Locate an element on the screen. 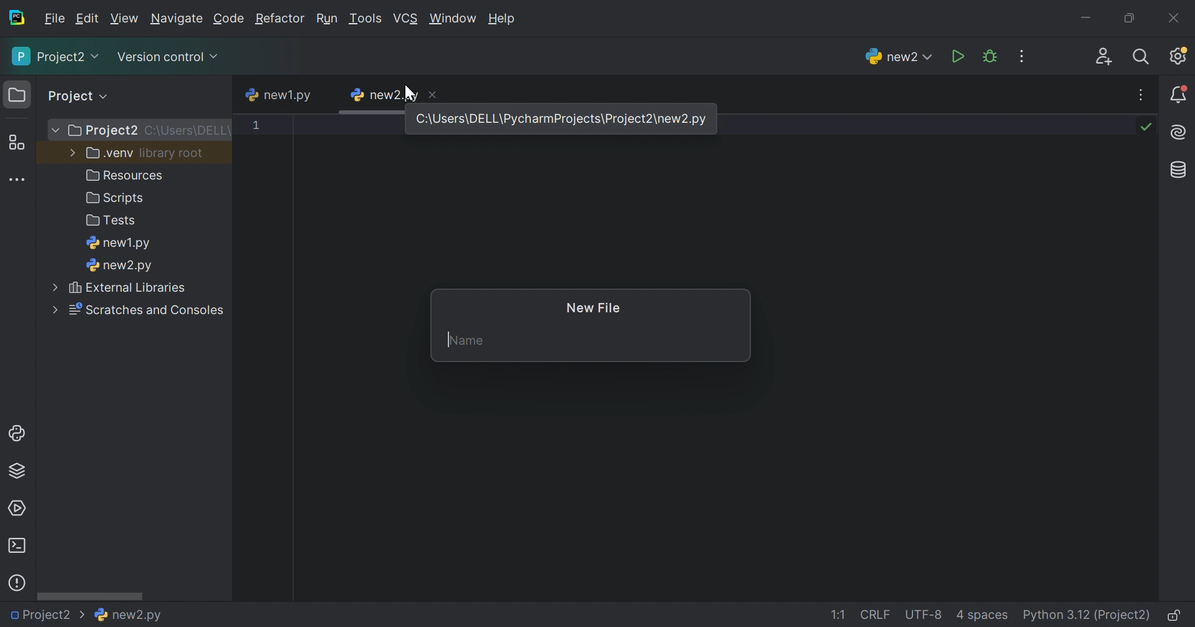  More is located at coordinates (52, 311).